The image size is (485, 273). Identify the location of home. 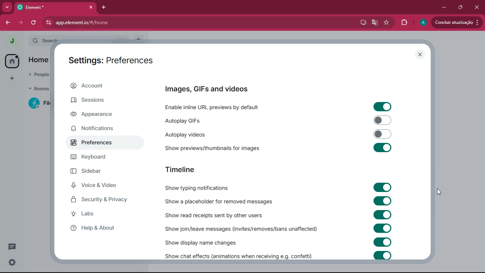
(12, 61).